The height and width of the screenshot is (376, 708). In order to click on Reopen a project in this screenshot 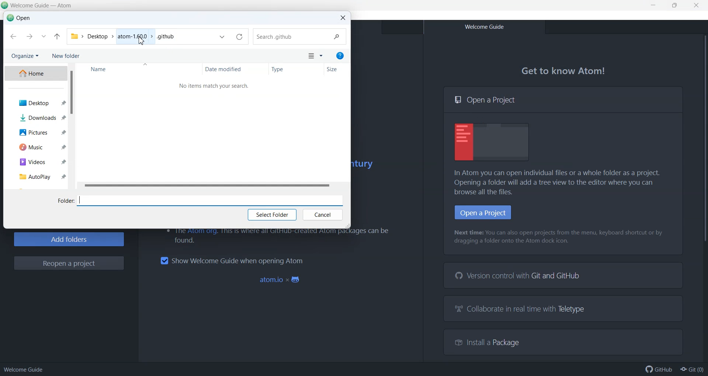, I will do `click(69, 263)`.